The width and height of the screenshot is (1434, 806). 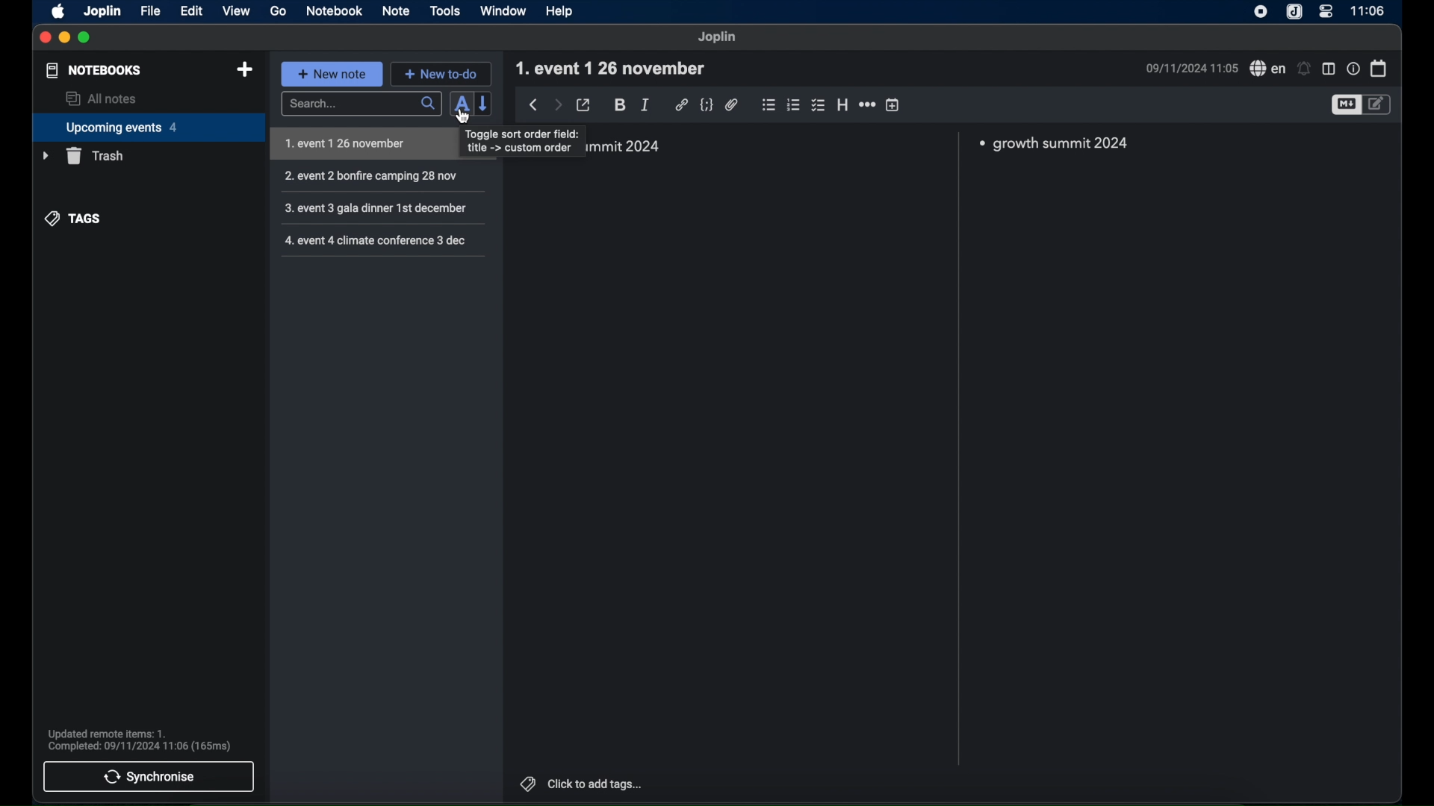 What do you see at coordinates (561, 13) in the screenshot?
I see `help` at bounding box center [561, 13].